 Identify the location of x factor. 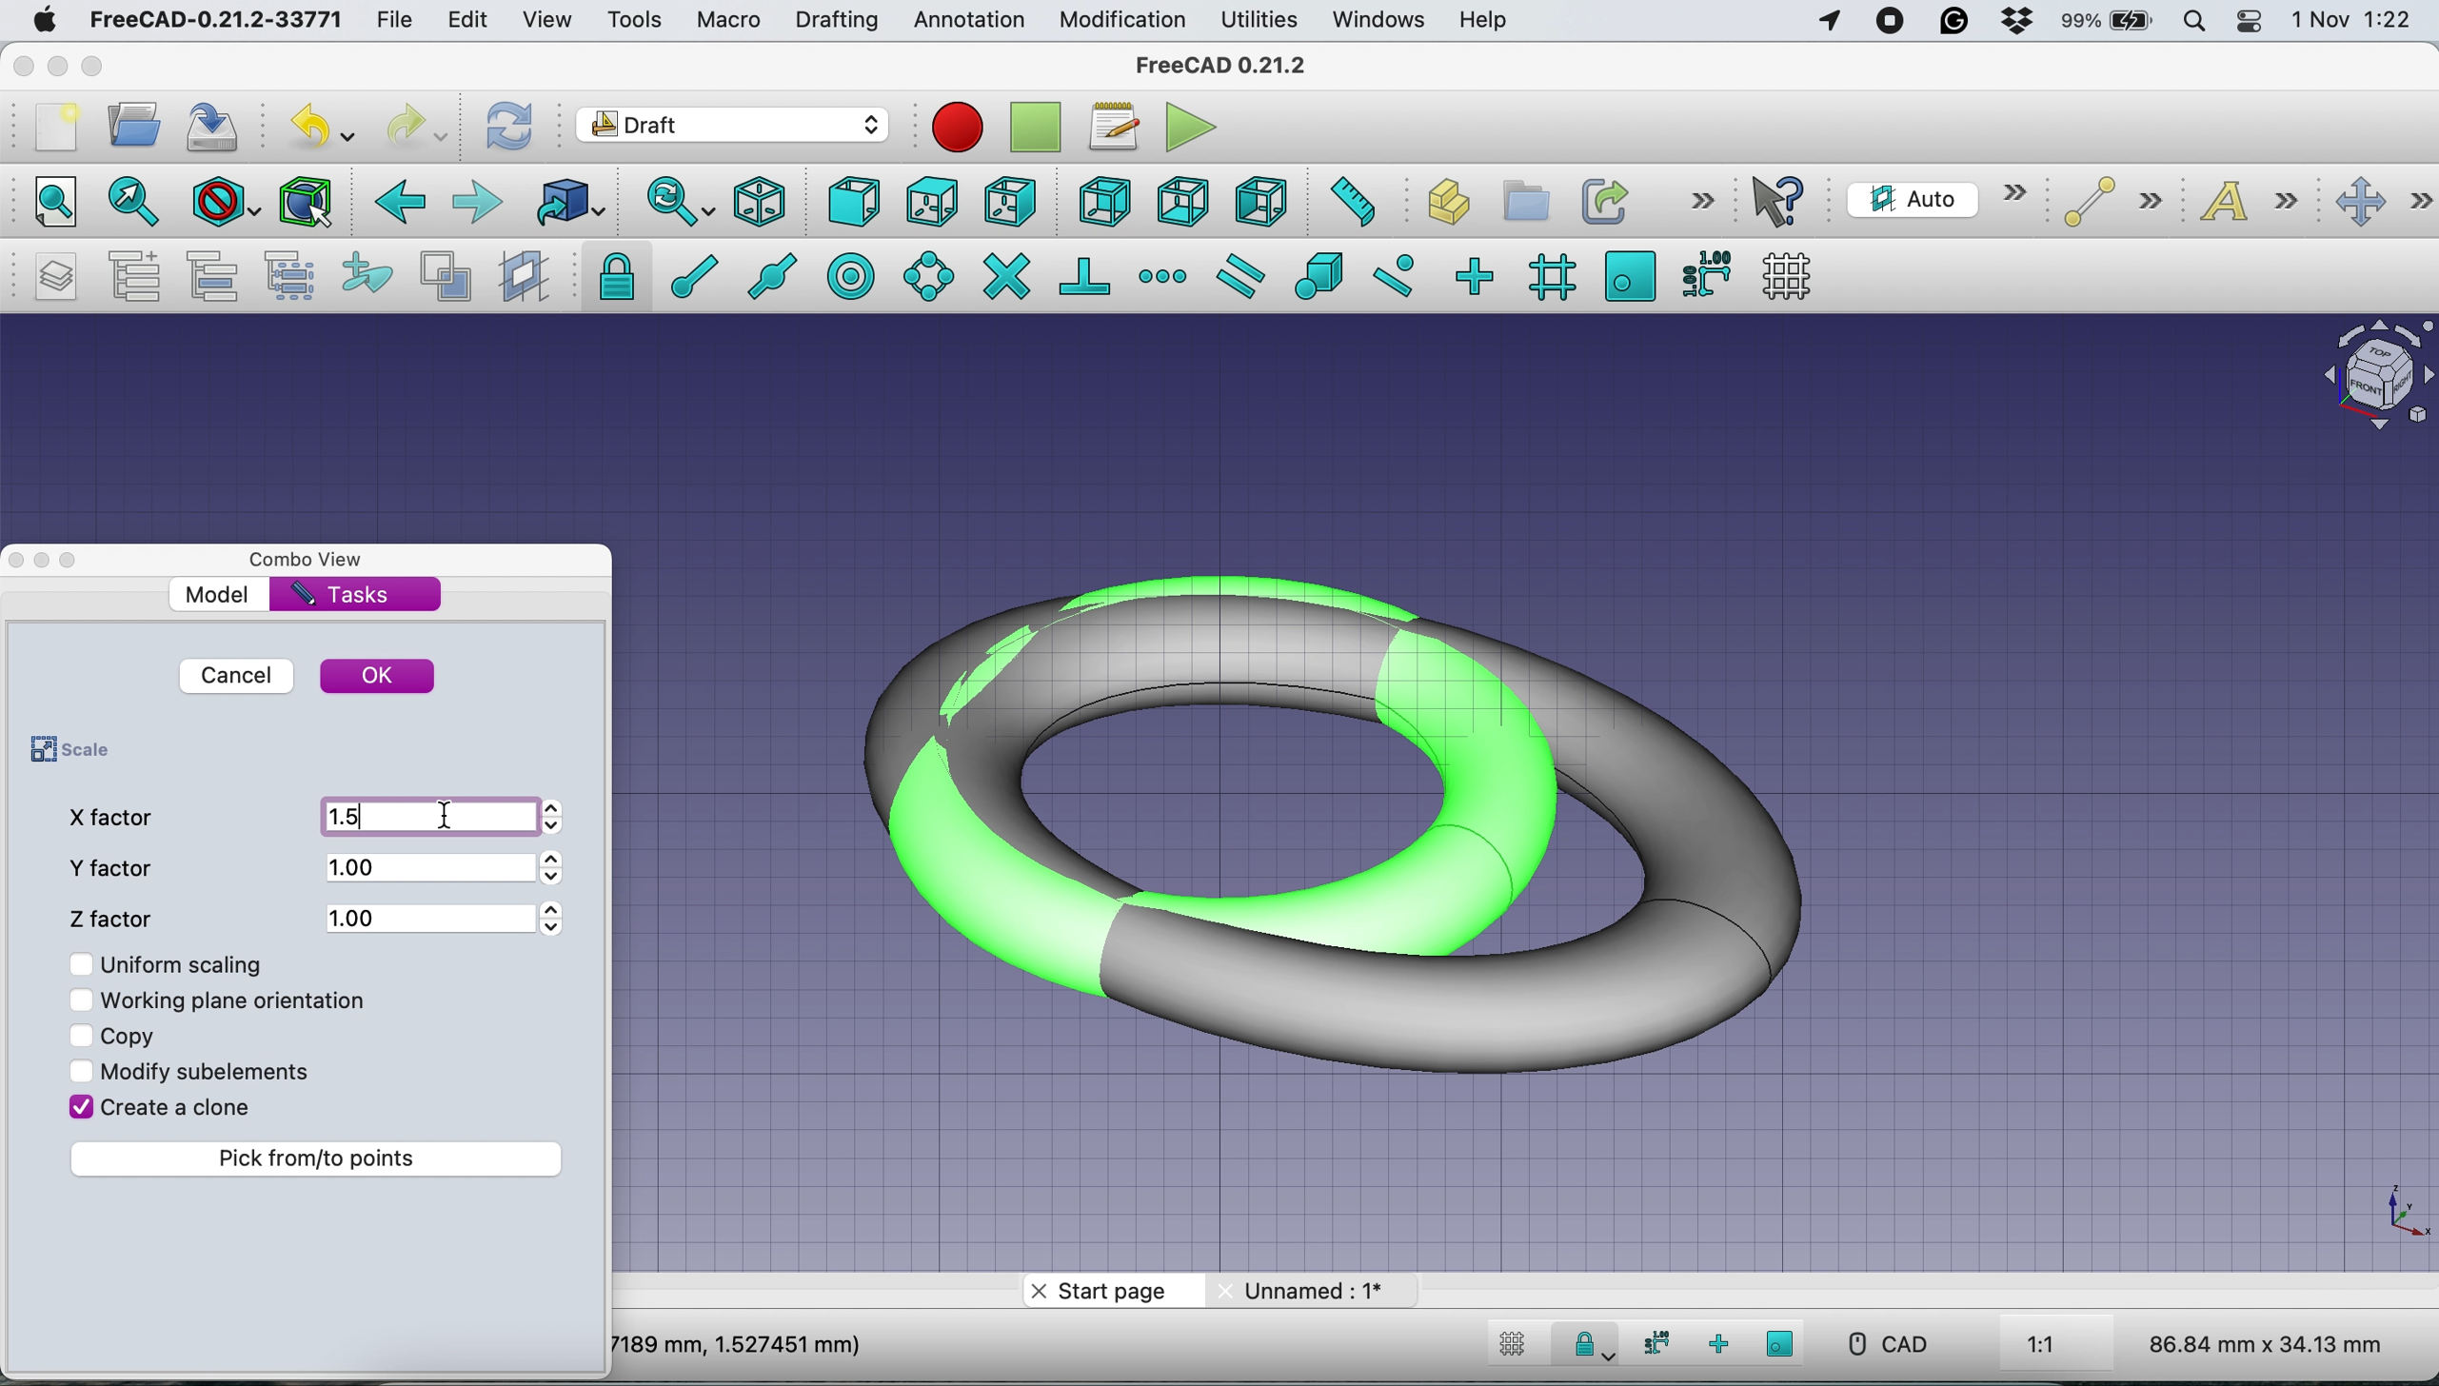
(115, 816).